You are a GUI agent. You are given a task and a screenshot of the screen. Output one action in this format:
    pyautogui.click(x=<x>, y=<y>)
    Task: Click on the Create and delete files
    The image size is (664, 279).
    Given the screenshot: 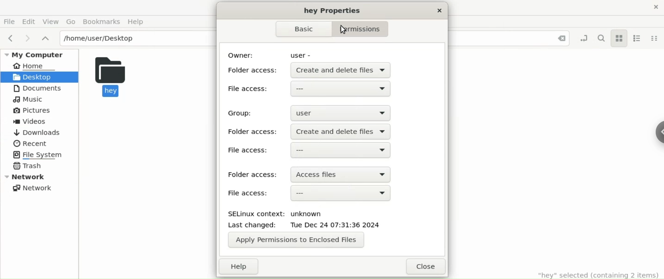 What is the action you would take?
    pyautogui.click(x=344, y=130)
    